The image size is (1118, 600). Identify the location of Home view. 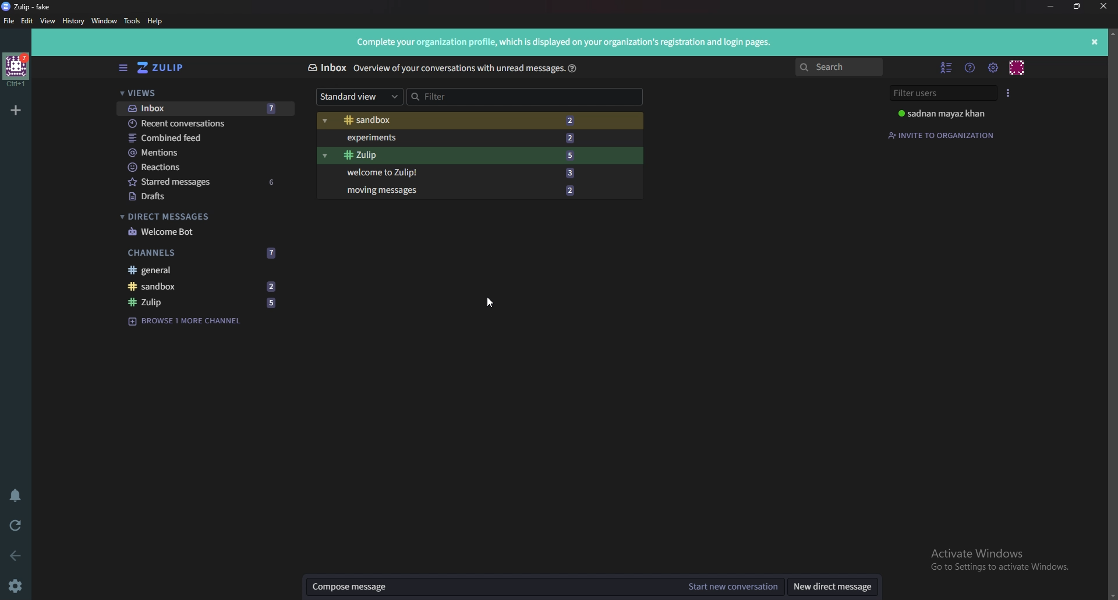
(164, 68).